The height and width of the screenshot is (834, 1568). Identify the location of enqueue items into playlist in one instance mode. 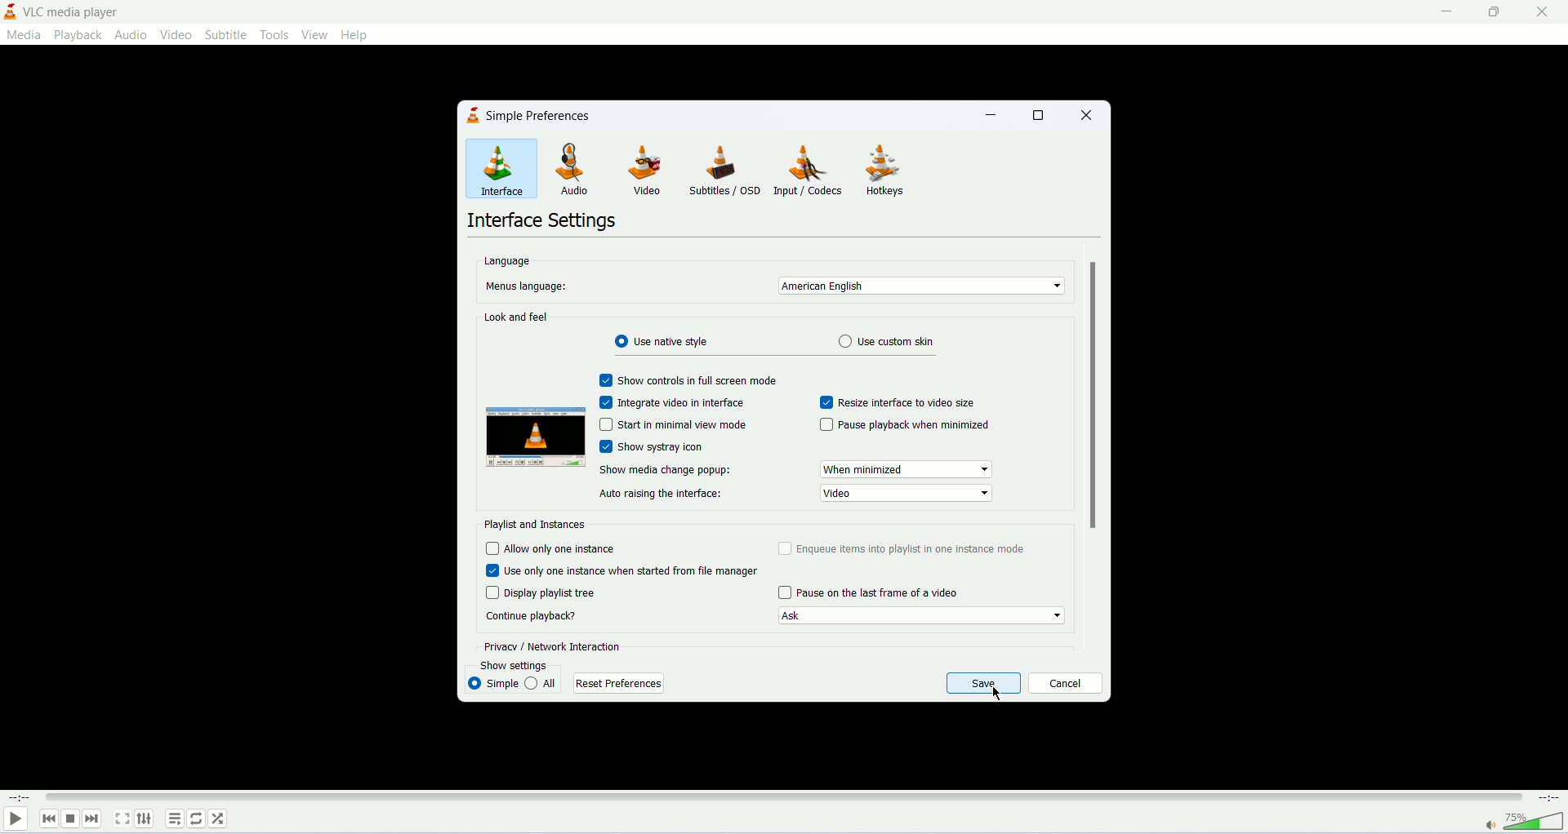
(903, 548).